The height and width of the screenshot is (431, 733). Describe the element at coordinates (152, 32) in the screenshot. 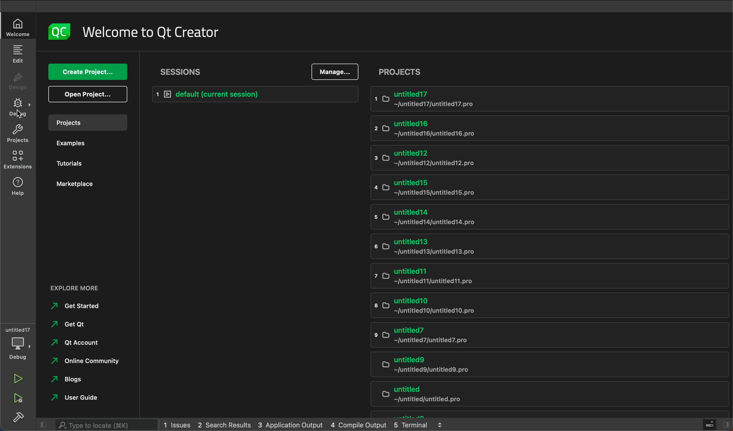

I see `Welcome to QT Creator` at that location.